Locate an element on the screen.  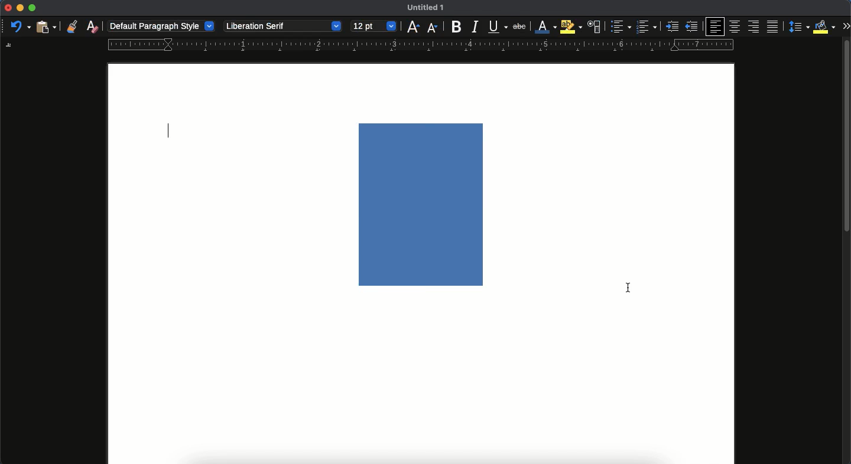
guide is located at coordinates (420, 45).